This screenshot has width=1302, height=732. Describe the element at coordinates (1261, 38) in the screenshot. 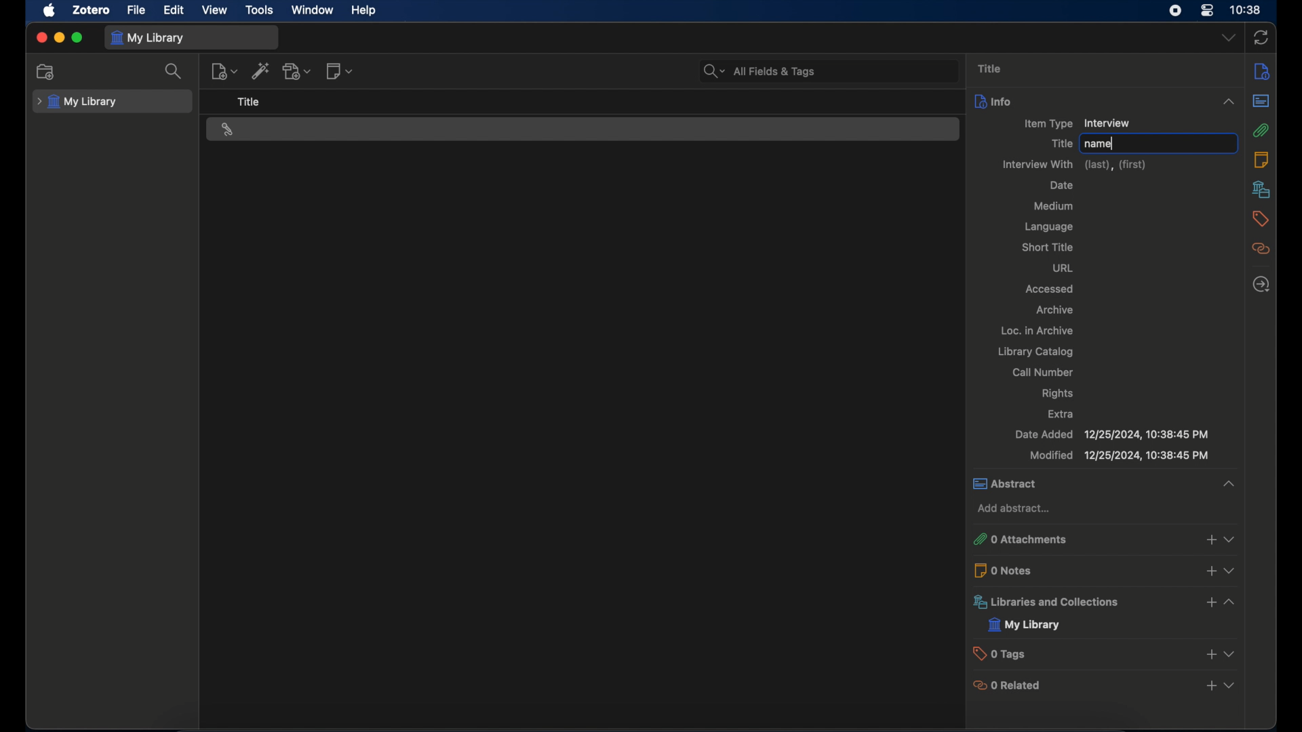

I see `sync` at that location.